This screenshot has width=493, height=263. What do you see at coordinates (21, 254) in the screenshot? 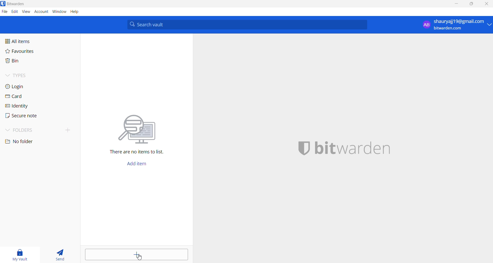
I see `my vault` at bounding box center [21, 254].